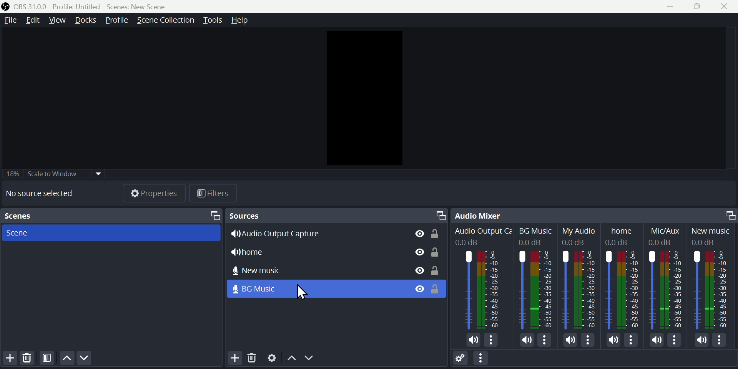 Image resolution: width=738 pixels, height=369 pixels. Describe the element at coordinates (304, 293) in the screenshot. I see `Cursor` at that location.